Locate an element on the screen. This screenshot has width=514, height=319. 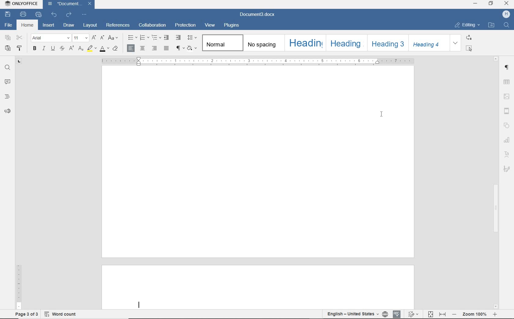
HOME is located at coordinates (28, 25).